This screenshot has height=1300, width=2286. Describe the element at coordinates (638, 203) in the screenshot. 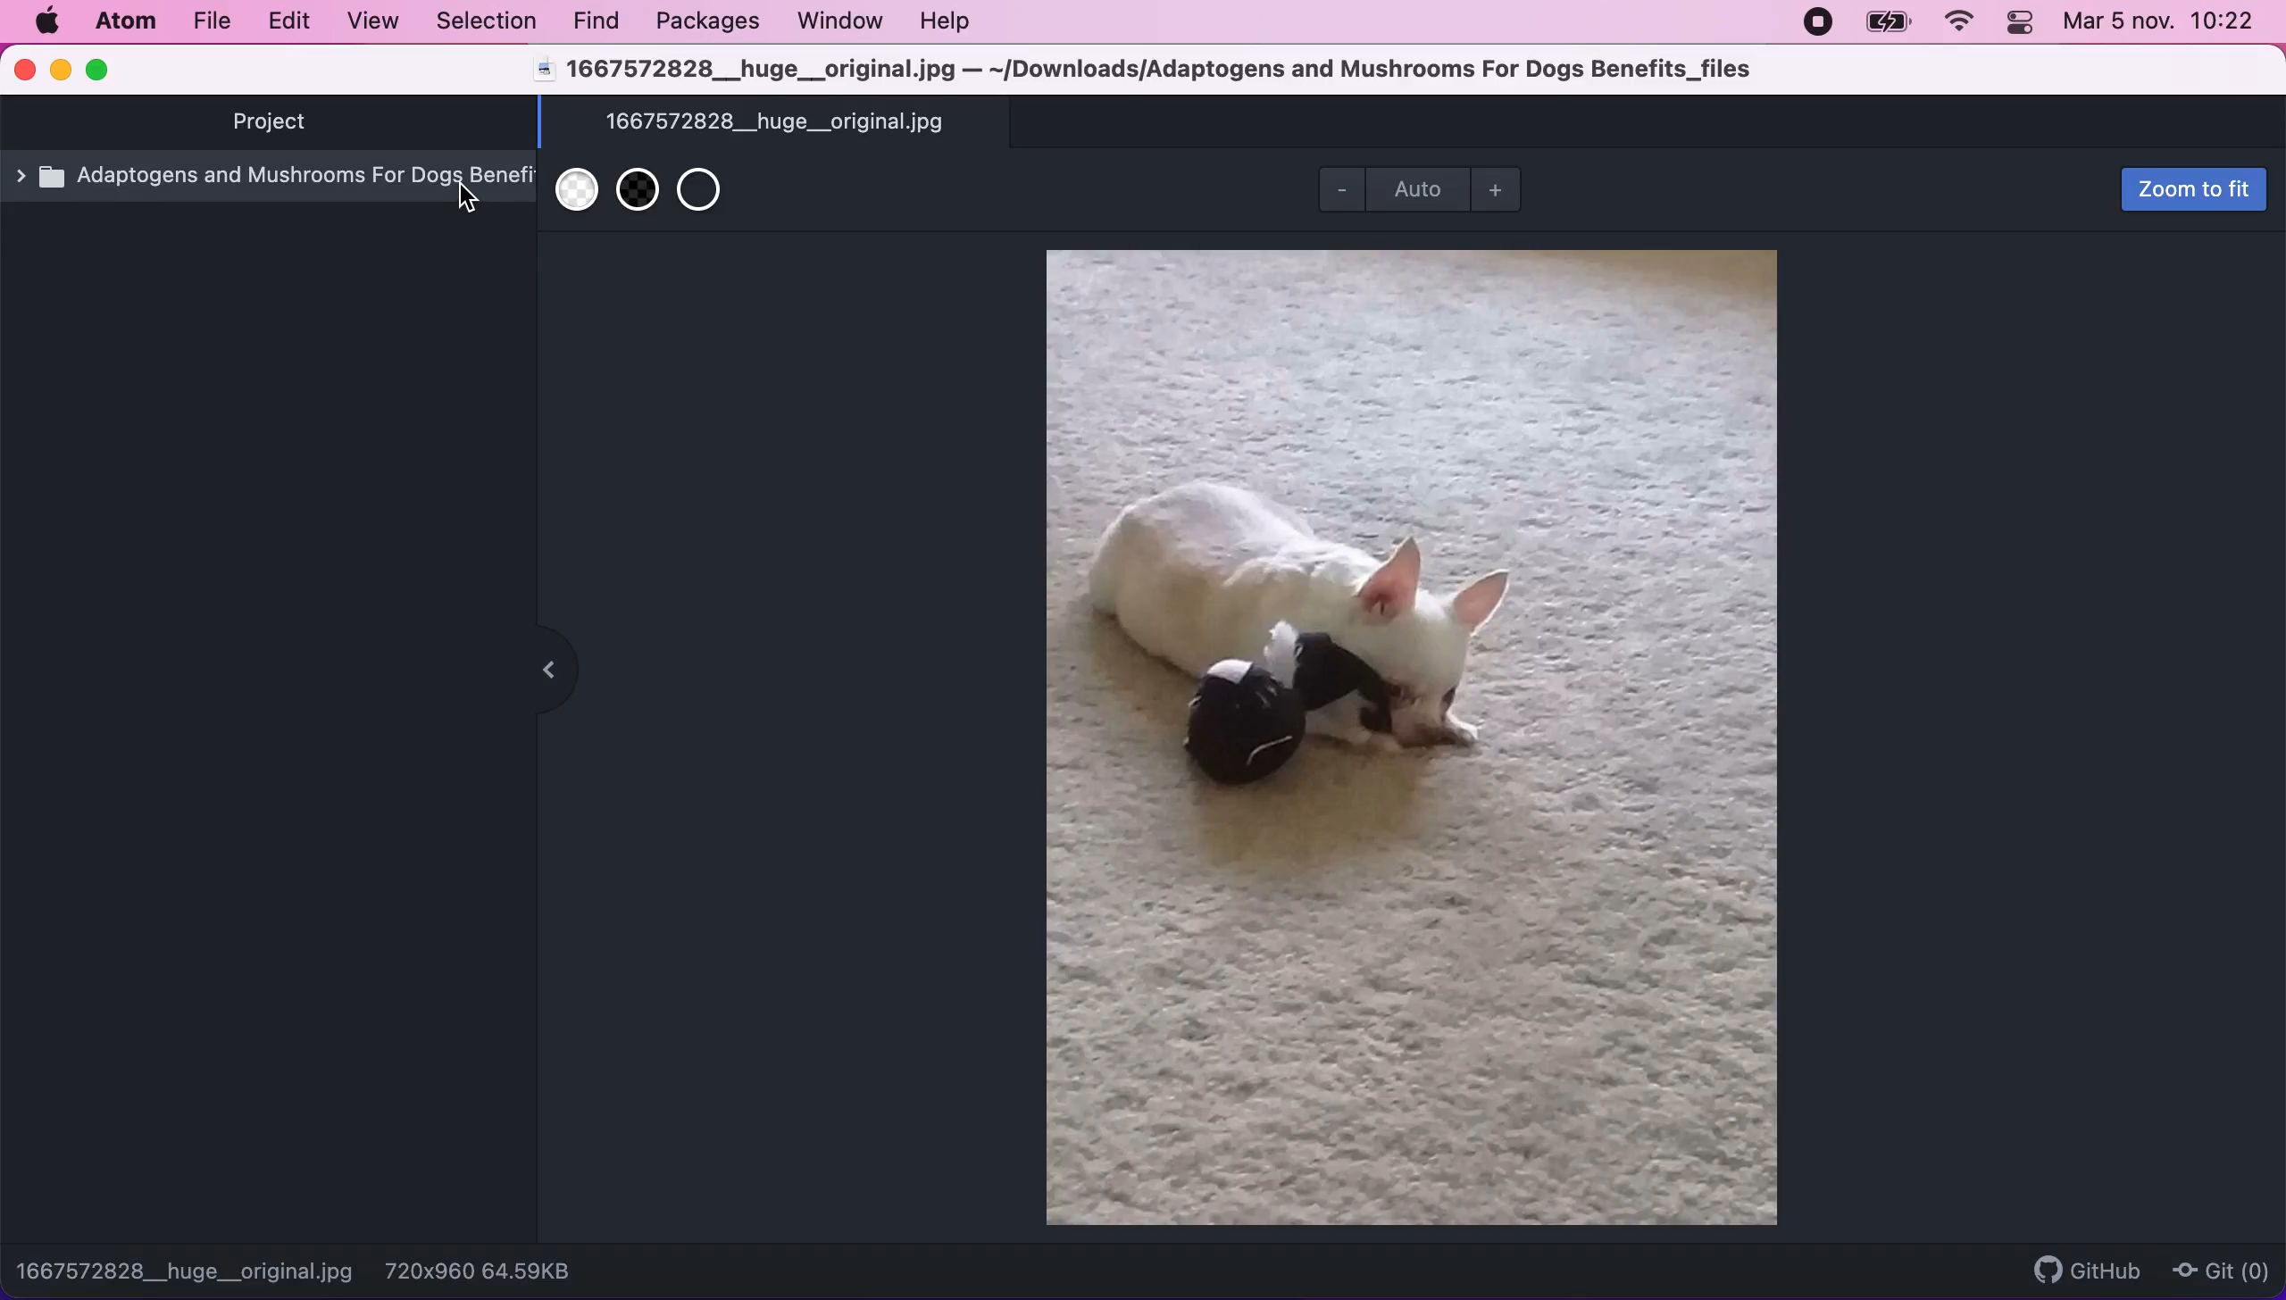

I see `use black transparent background` at that location.